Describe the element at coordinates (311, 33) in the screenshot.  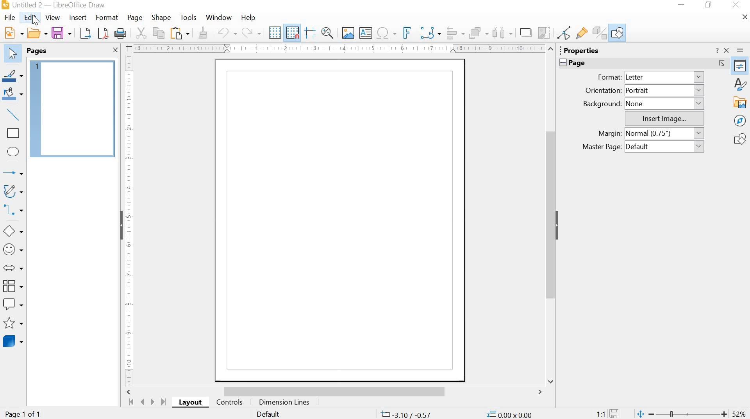
I see `Helplines While Moving` at that location.